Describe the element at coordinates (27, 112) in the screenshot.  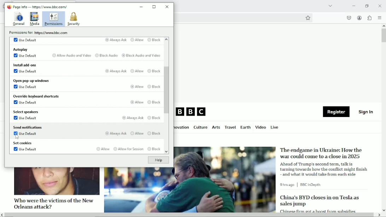
I see `Select speakers` at that location.